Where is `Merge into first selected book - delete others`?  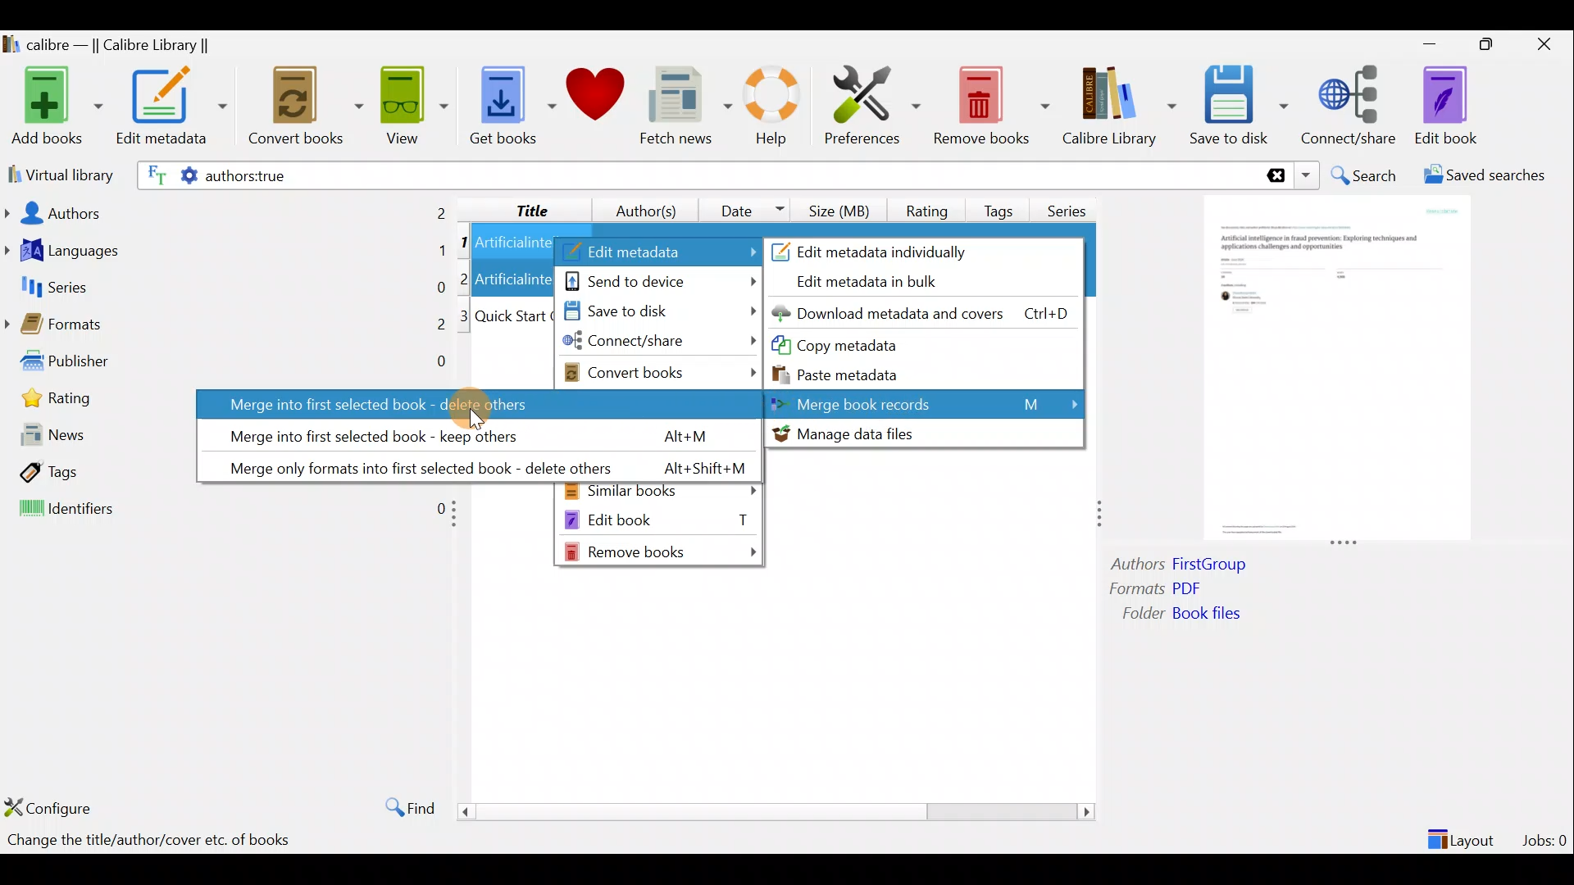 Merge into first selected book - delete others is located at coordinates (475, 403).